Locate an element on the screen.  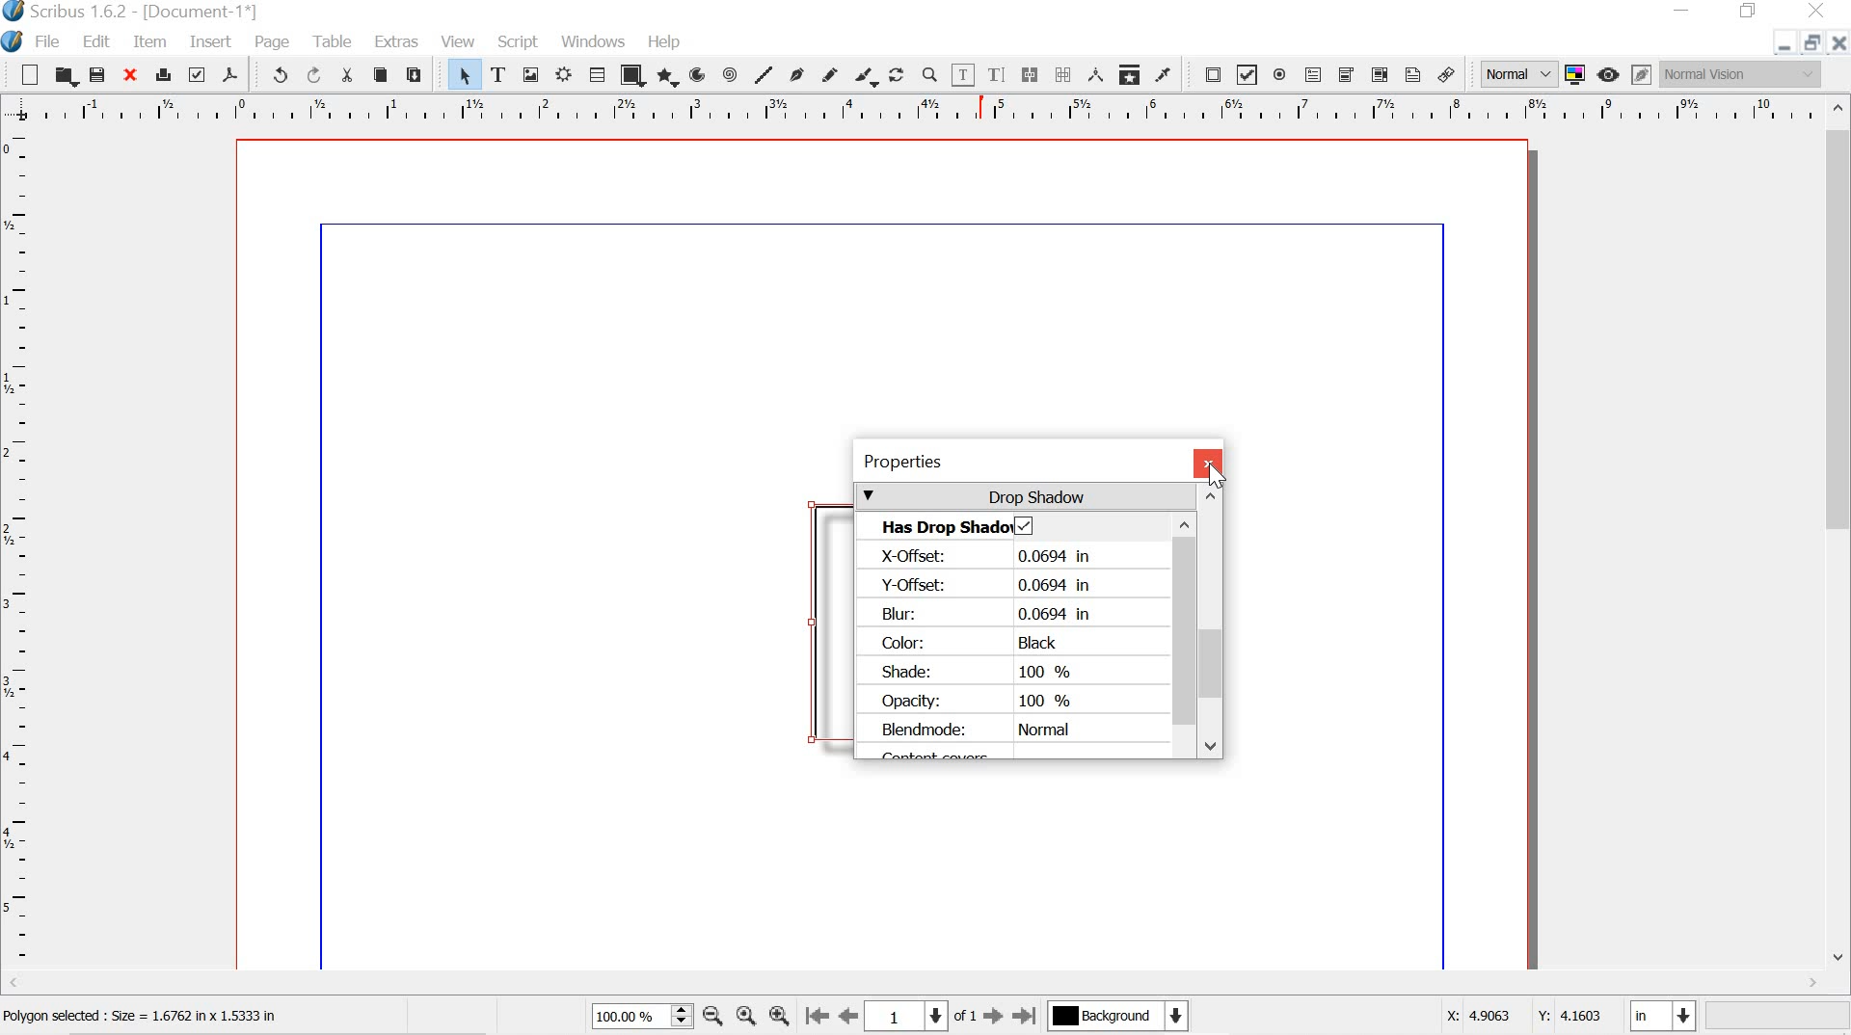
scrollbar is located at coordinates (1185, 624).